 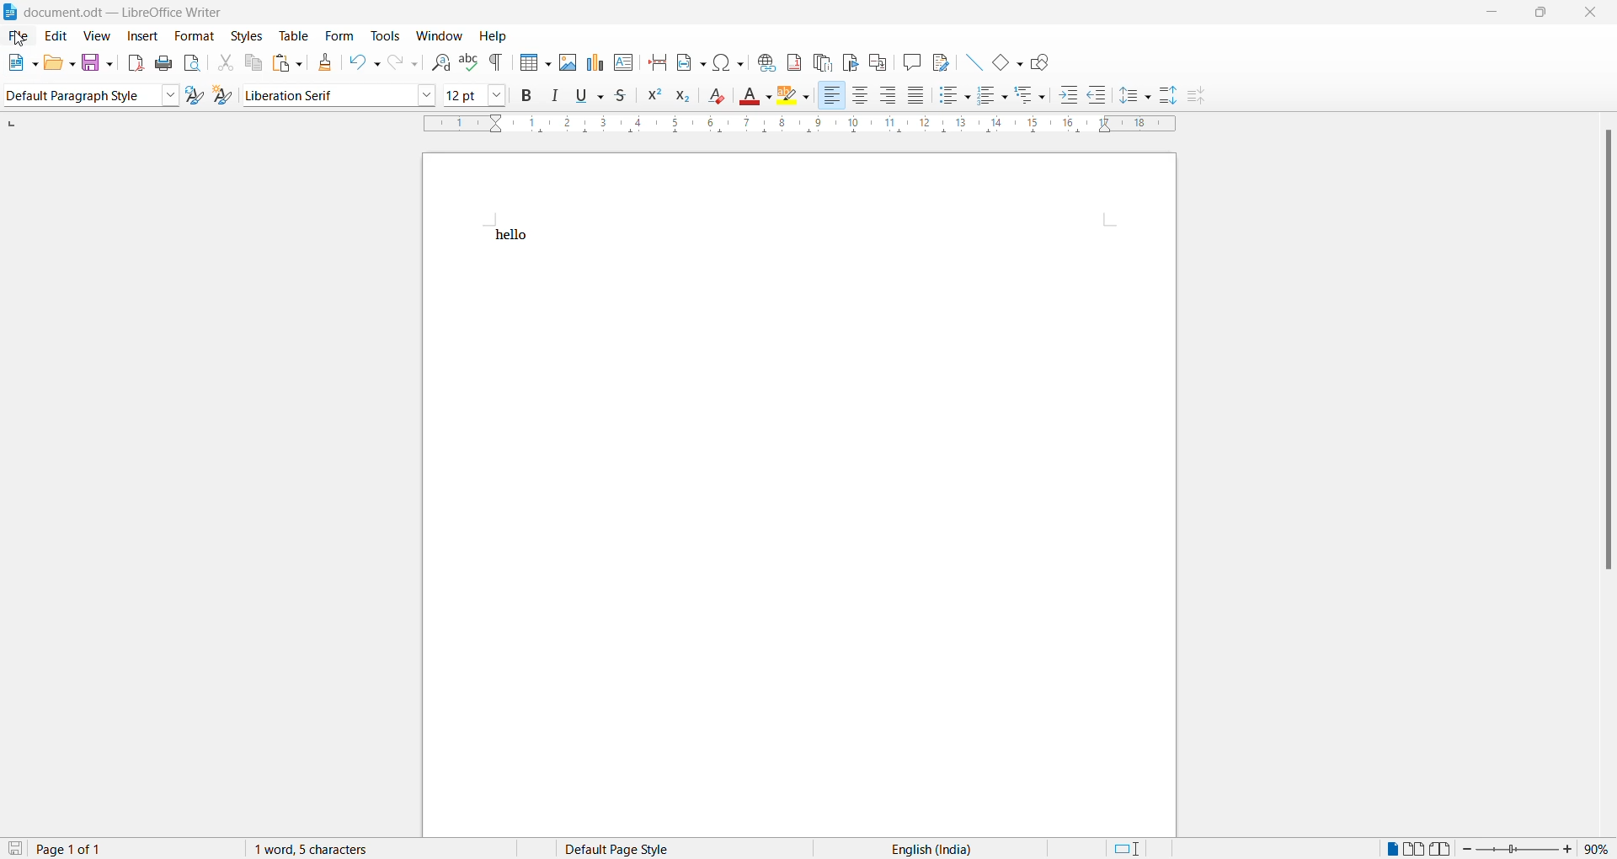 What do you see at coordinates (656, 66) in the screenshot?
I see `Insert page break` at bounding box center [656, 66].